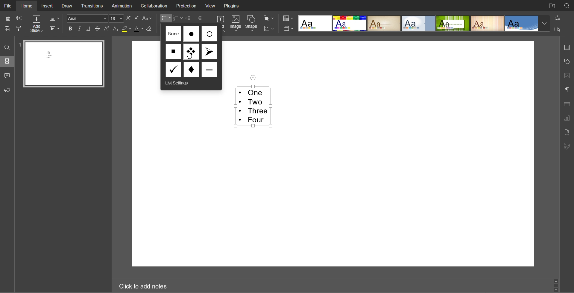  What do you see at coordinates (63, 65) in the screenshot?
I see `Slide 1` at bounding box center [63, 65].